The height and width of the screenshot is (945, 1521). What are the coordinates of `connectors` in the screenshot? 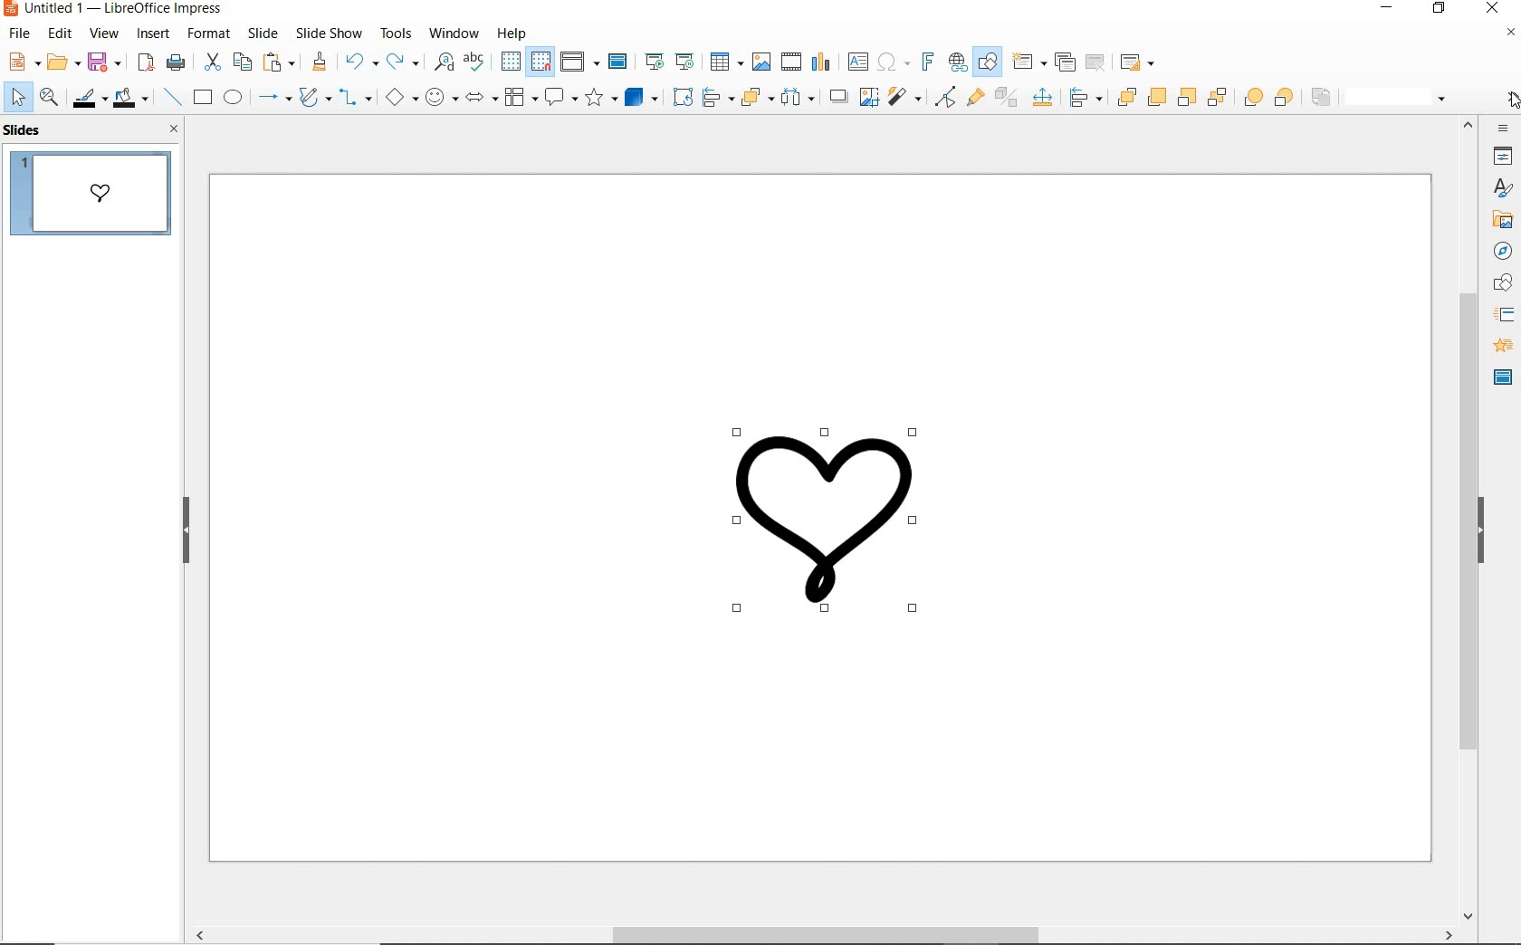 It's located at (353, 100).